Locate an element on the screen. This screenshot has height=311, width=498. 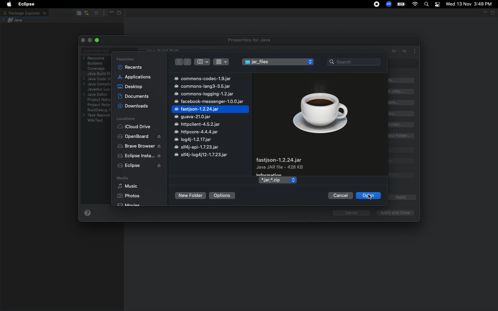
Cancel is located at coordinates (340, 196).